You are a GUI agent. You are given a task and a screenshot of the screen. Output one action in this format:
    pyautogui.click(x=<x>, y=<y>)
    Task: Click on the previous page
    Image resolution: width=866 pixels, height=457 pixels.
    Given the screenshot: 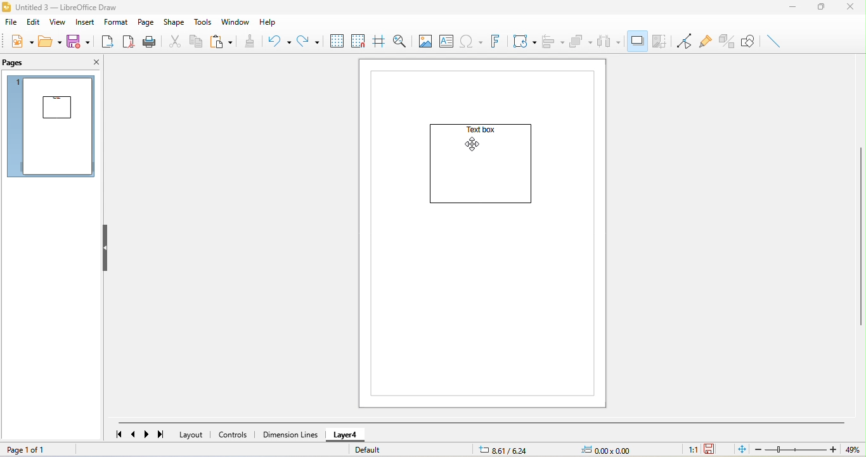 What is the action you would take?
    pyautogui.click(x=135, y=435)
    